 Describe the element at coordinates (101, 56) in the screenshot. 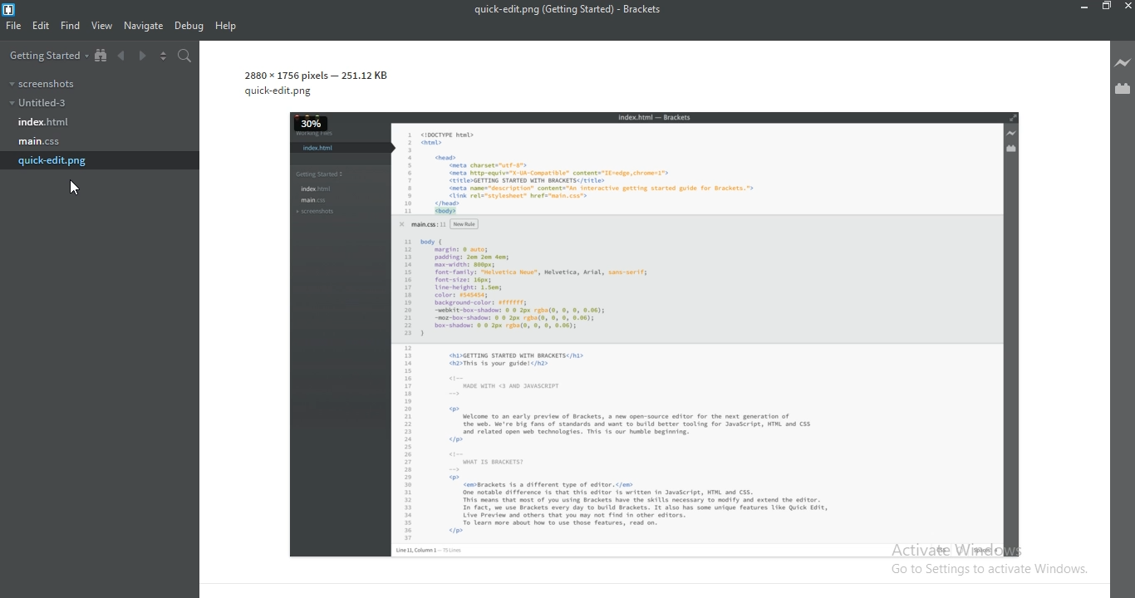

I see `show in file tree` at that location.